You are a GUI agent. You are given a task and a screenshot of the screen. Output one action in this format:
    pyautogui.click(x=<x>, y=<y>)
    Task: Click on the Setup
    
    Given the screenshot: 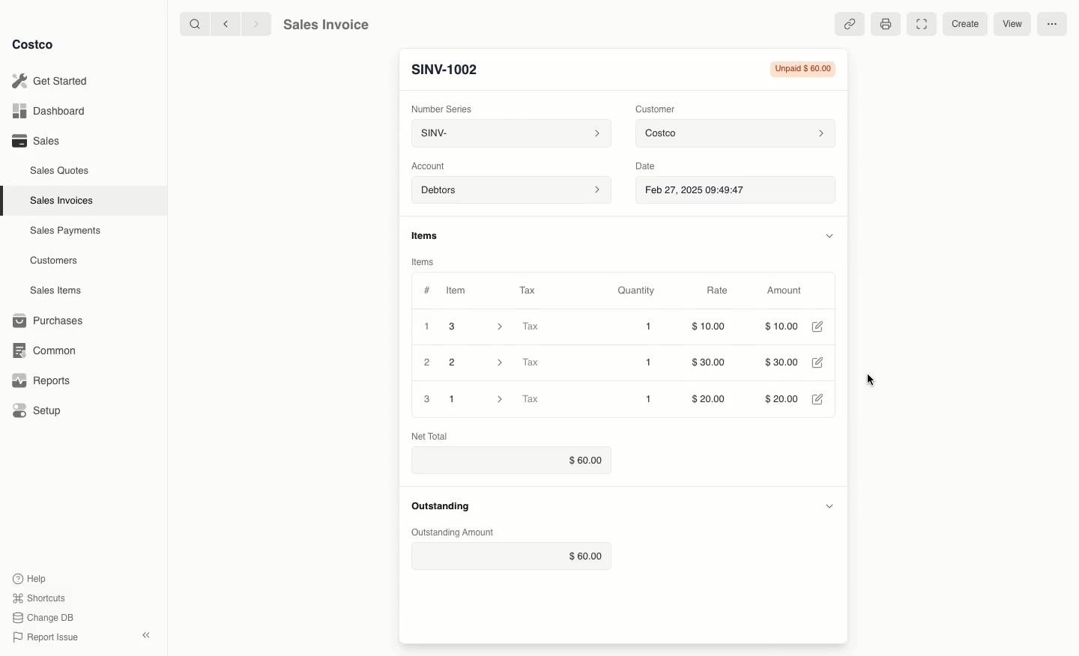 What is the action you would take?
    pyautogui.click(x=38, y=412)
    